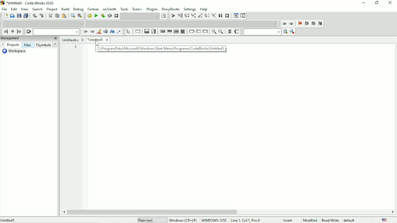 Image resolution: width=397 pixels, height=223 pixels. What do you see at coordinates (99, 31) in the screenshot?
I see `Highlight` at bounding box center [99, 31].